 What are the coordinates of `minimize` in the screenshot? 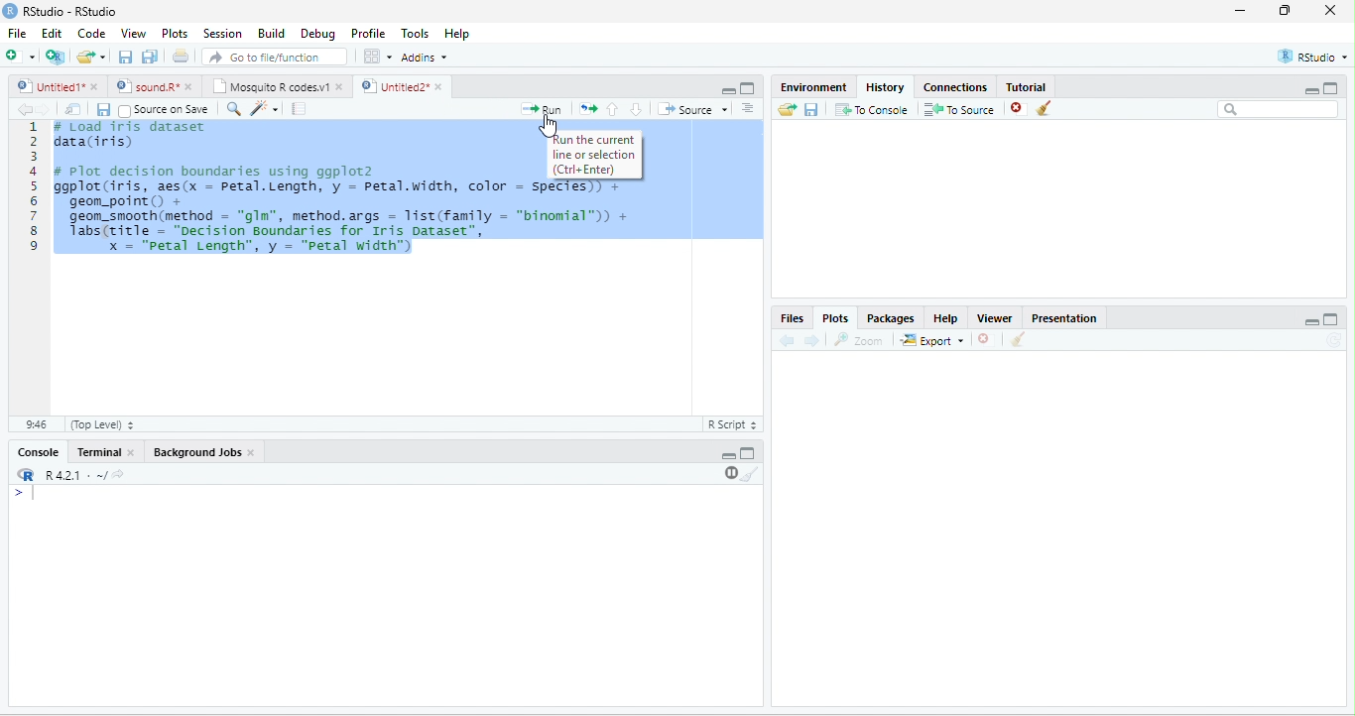 It's located at (1241, 10).